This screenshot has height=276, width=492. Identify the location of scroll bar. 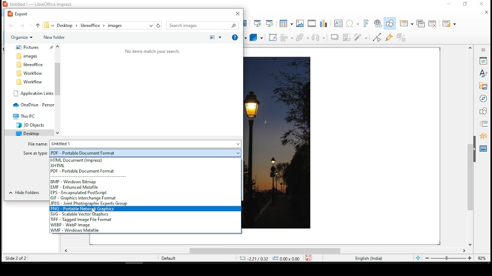
(264, 252).